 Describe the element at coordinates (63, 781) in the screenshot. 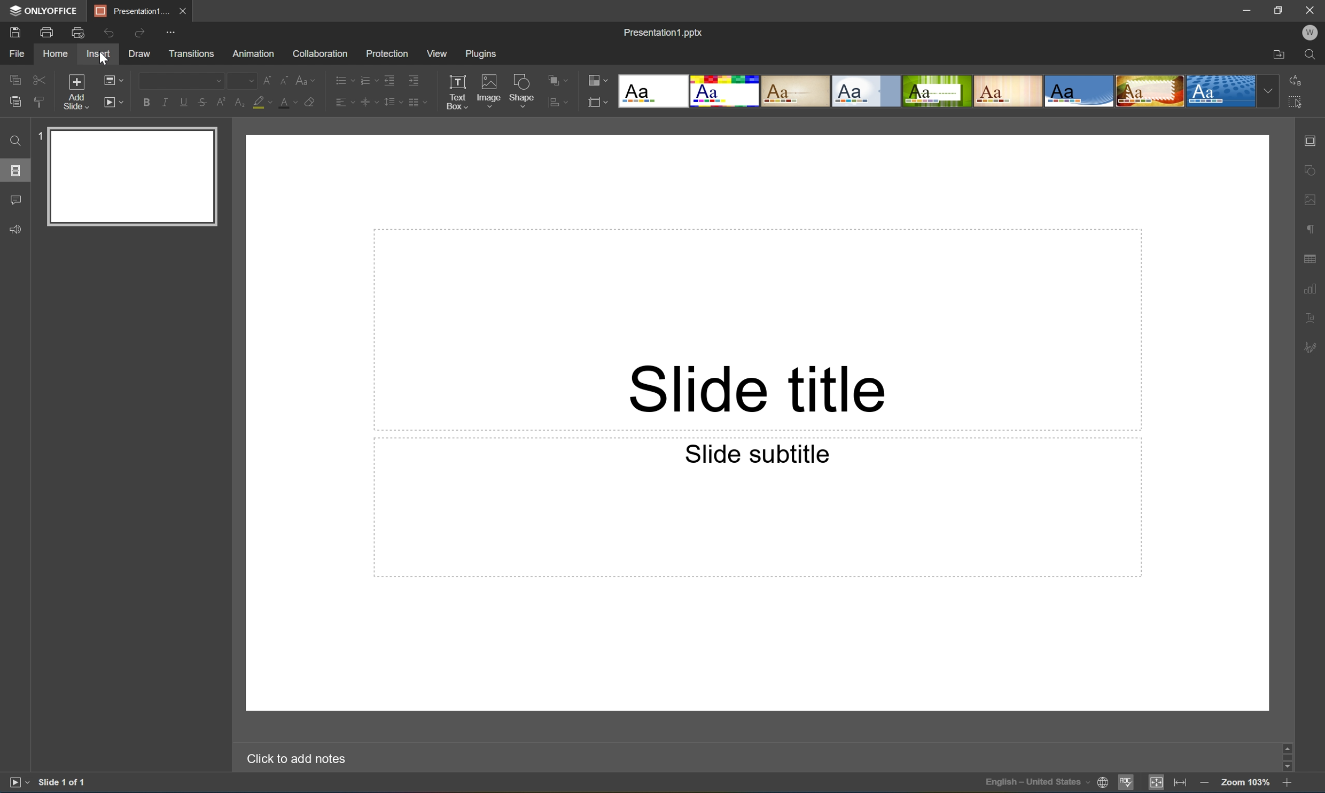

I see `Slide 1 of 1` at that location.